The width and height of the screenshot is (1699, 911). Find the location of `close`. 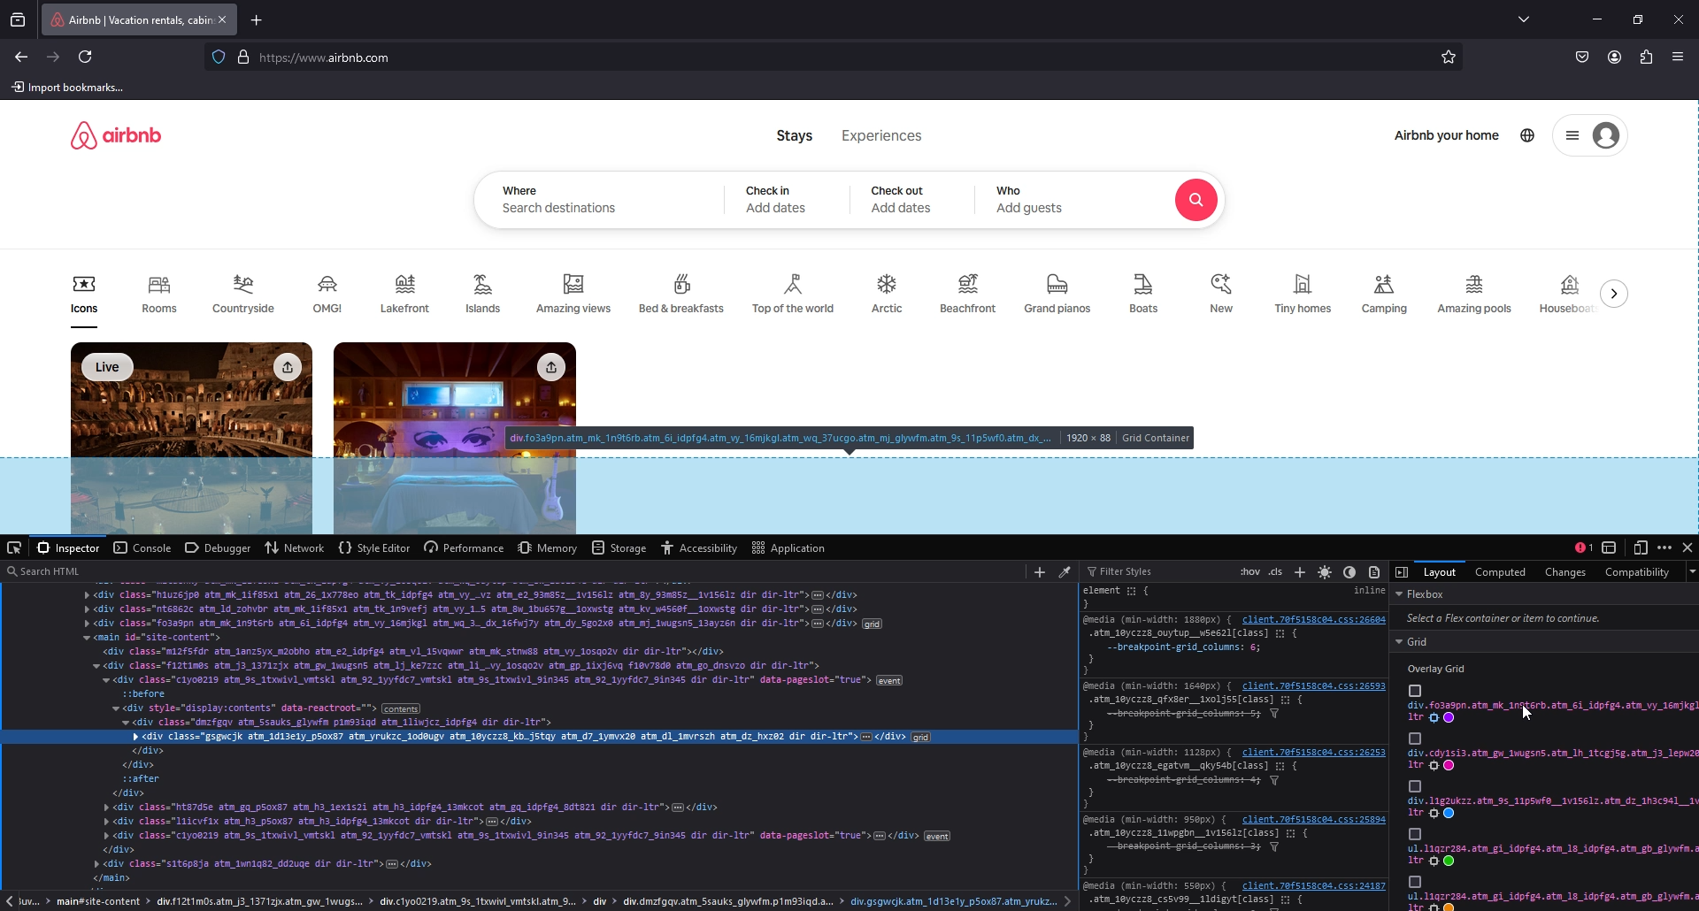

close is located at coordinates (1688, 546).